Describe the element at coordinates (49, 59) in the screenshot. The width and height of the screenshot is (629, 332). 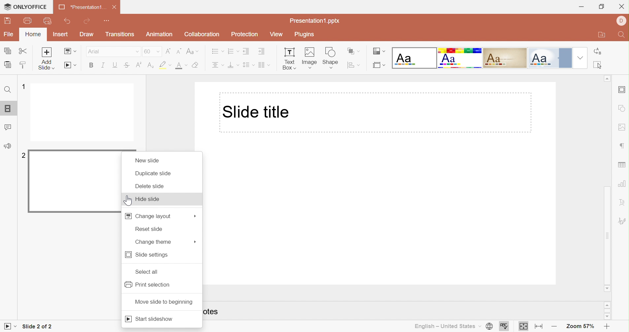
I see `Add Slide` at that location.